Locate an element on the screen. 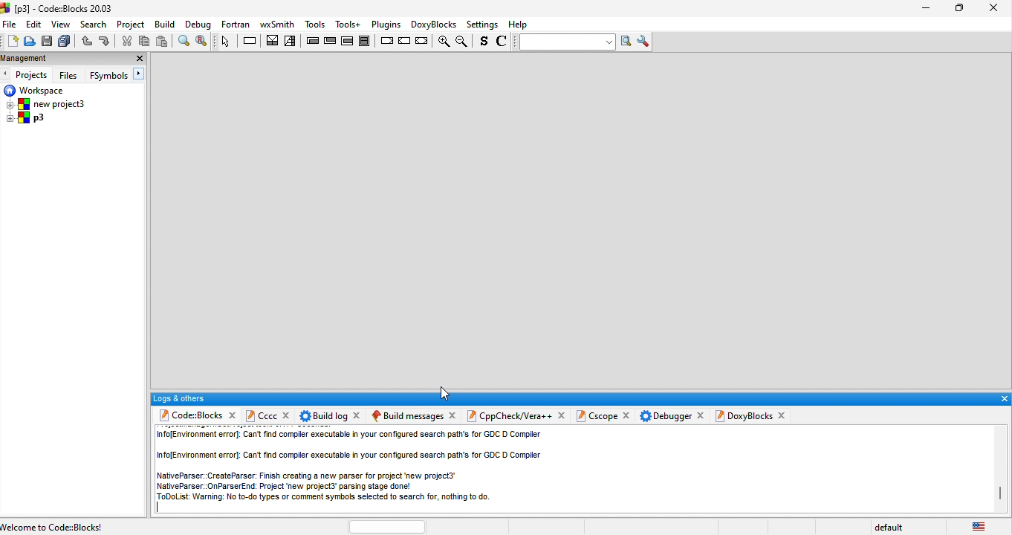 The width and height of the screenshot is (1012, 535). close is located at coordinates (287, 414).